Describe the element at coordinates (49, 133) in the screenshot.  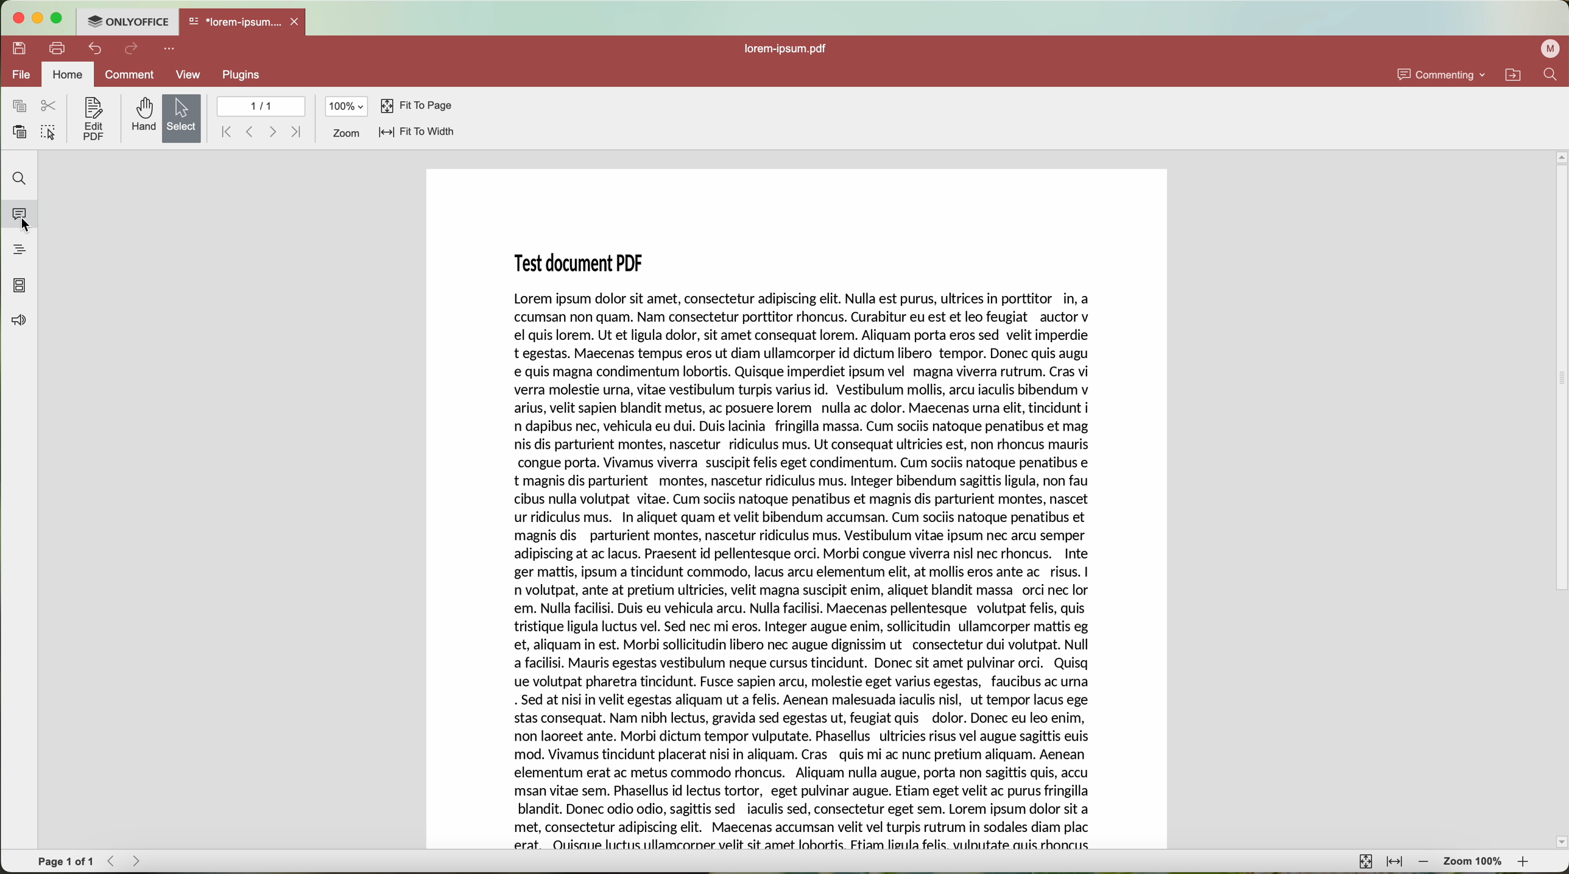
I see `select all` at that location.